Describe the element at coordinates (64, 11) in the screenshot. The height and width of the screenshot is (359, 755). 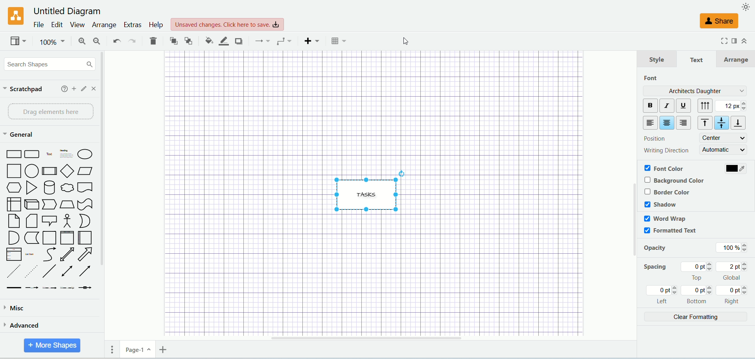
I see `Untitled Diagram` at that location.